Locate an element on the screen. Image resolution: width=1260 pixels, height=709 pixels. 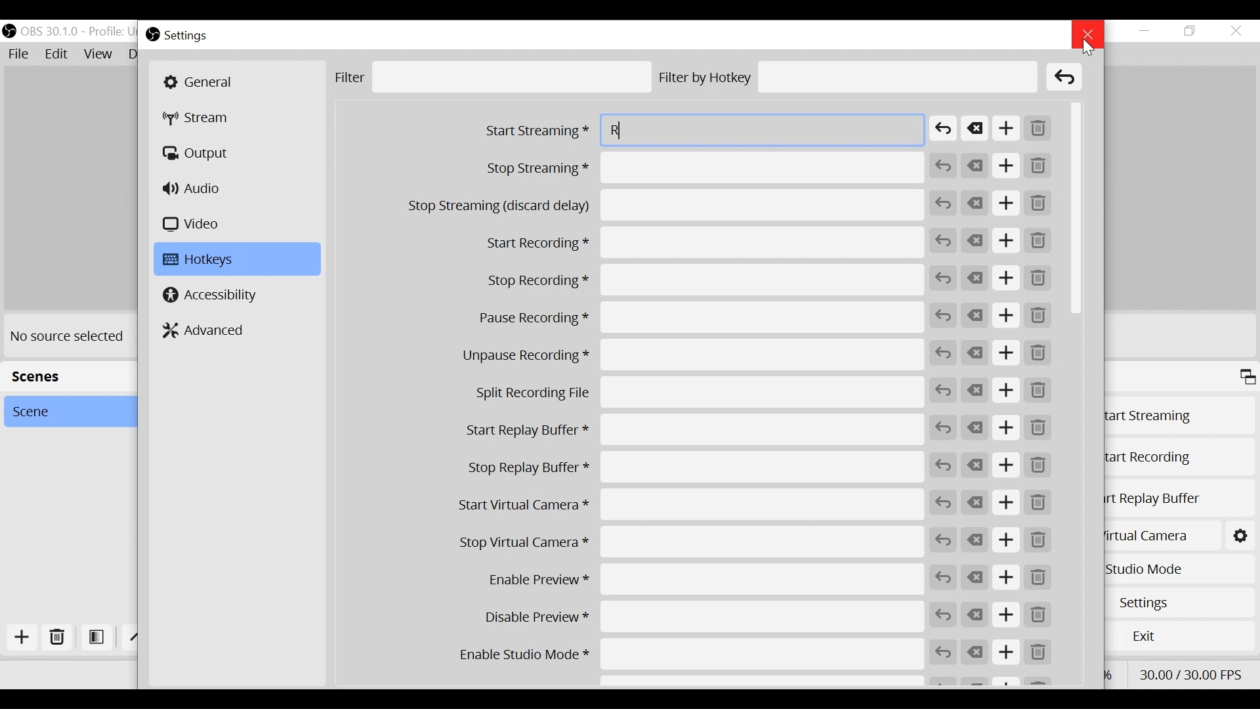
Disable Preview is located at coordinates (692, 618).